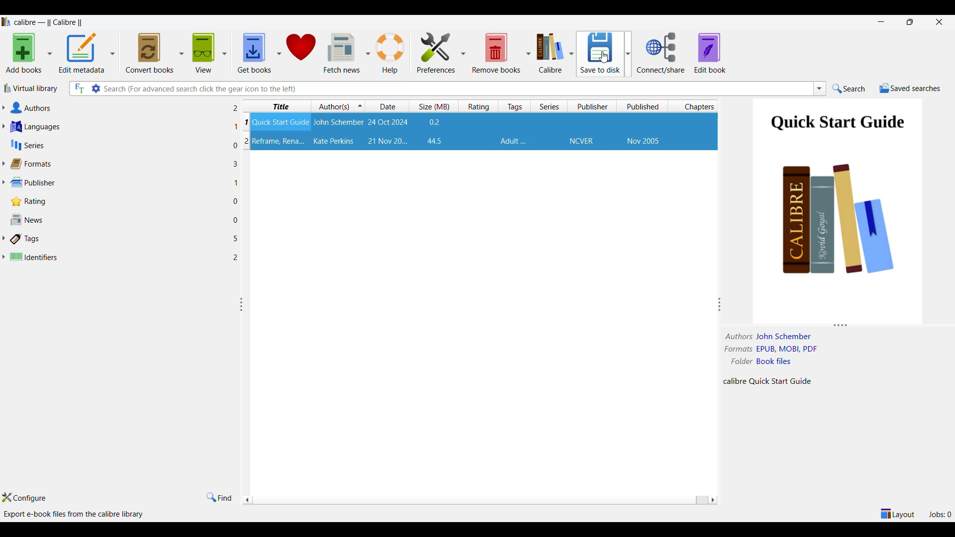 The height and width of the screenshot is (537, 955). I want to click on 2, so click(244, 141).